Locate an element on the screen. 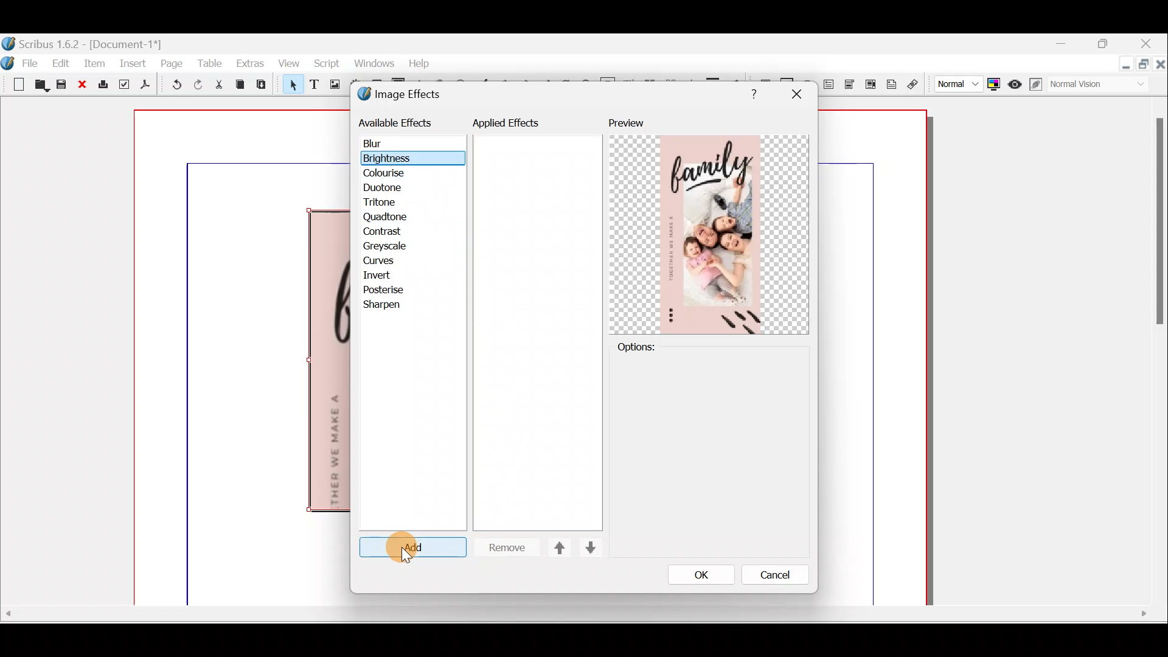 The height and width of the screenshot is (657, 1168). Copy is located at coordinates (240, 85).